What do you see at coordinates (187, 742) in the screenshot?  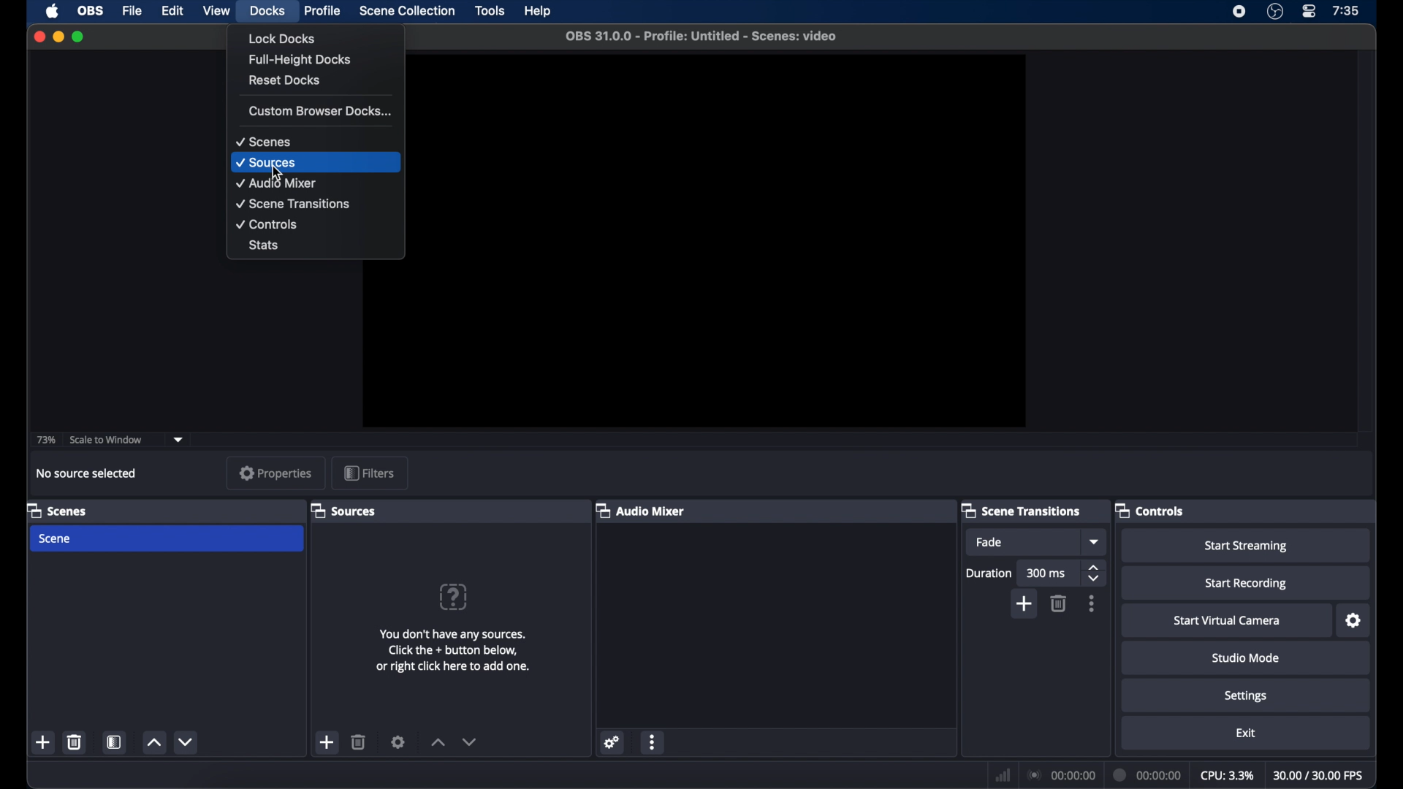 I see `decrement` at bounding box center [187, 742].